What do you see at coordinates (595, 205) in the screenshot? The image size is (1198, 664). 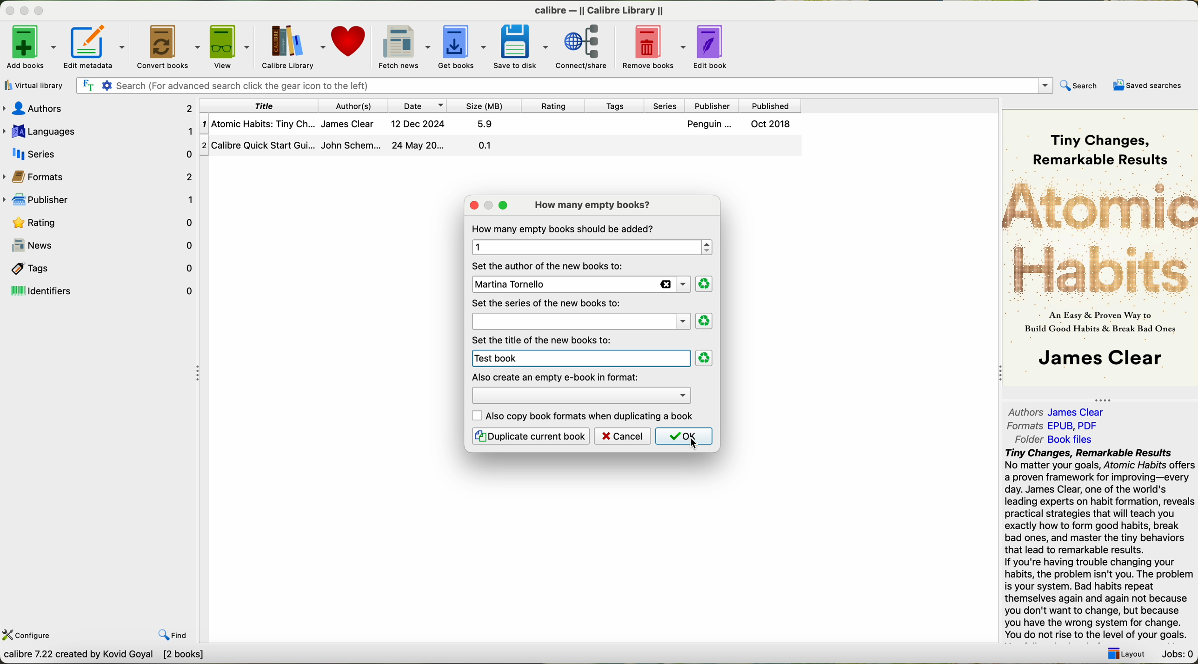 I see `how many empty books?` at bounding box center [595, 205].